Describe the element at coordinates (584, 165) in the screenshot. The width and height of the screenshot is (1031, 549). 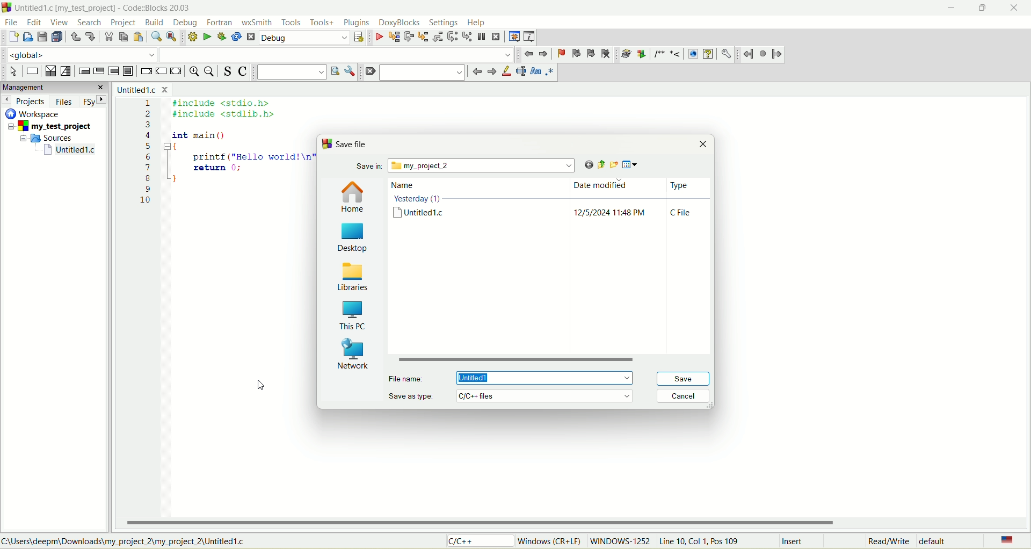
I see `go to last folder` at that location.